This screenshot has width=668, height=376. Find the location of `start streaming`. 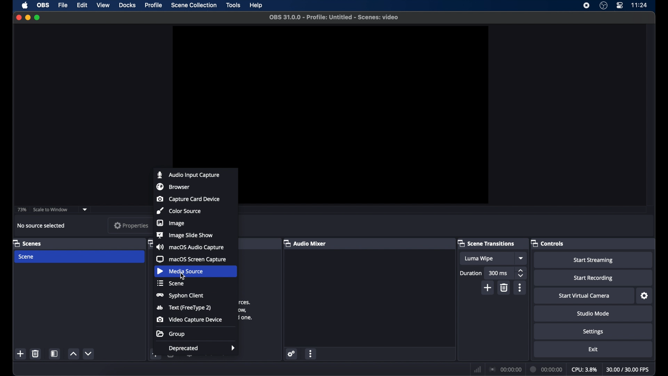

start streaming is located at coordinates (594, 260).